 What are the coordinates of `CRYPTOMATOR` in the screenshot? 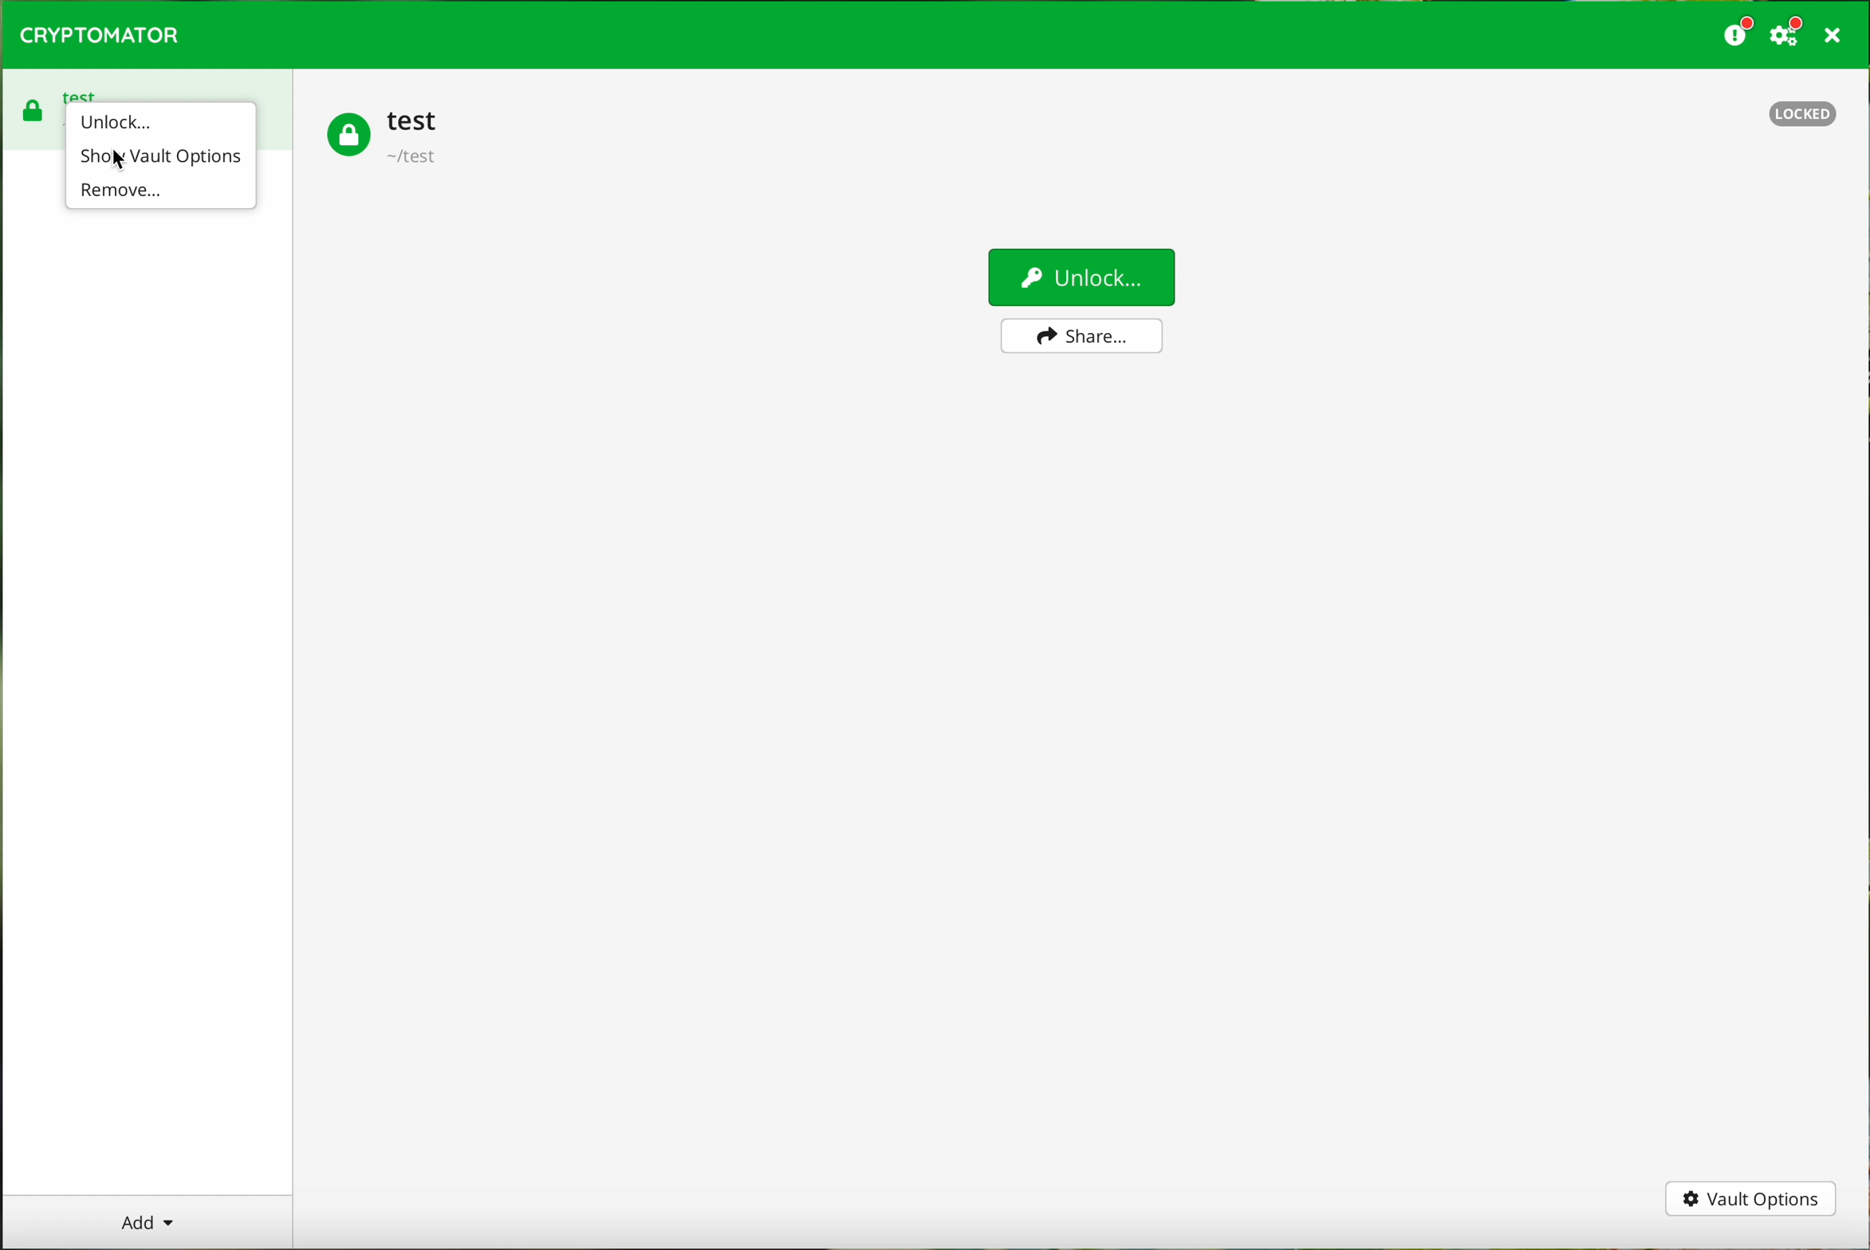 It's located at (100, 35).